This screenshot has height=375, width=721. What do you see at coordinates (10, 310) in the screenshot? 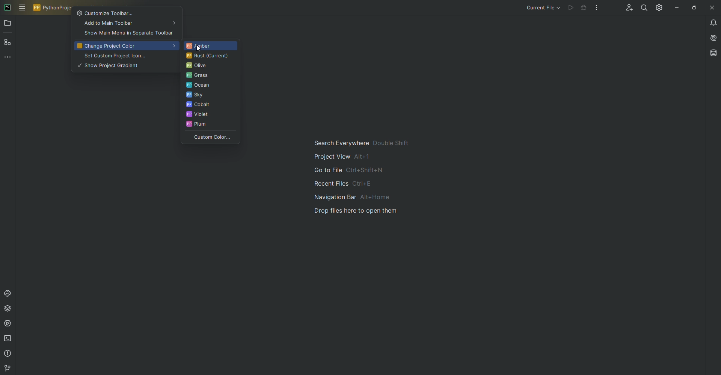
I see `Packages` at bounding box center [10, 310].